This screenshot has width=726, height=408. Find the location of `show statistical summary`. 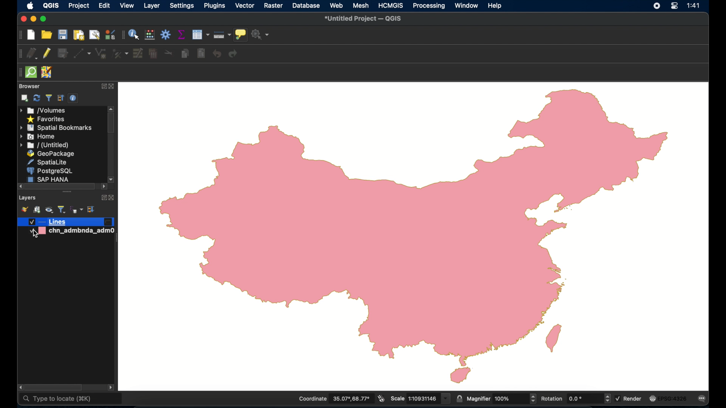

show statistical summary is located at coordinates (180, 34).